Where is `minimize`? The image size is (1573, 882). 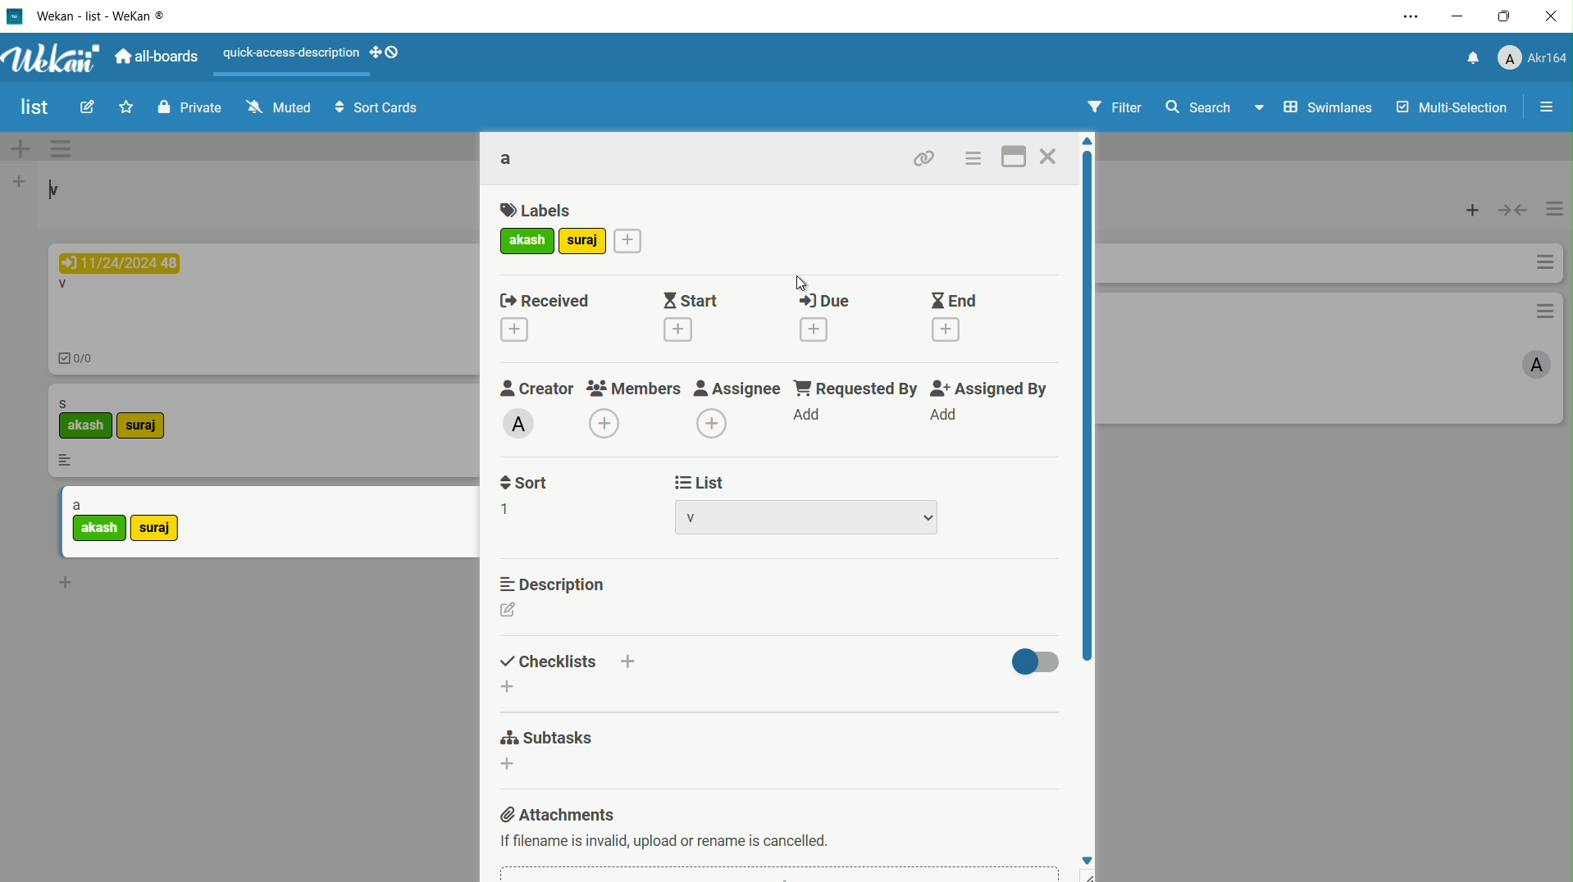
minimize is located at coordinates (1460, 18).